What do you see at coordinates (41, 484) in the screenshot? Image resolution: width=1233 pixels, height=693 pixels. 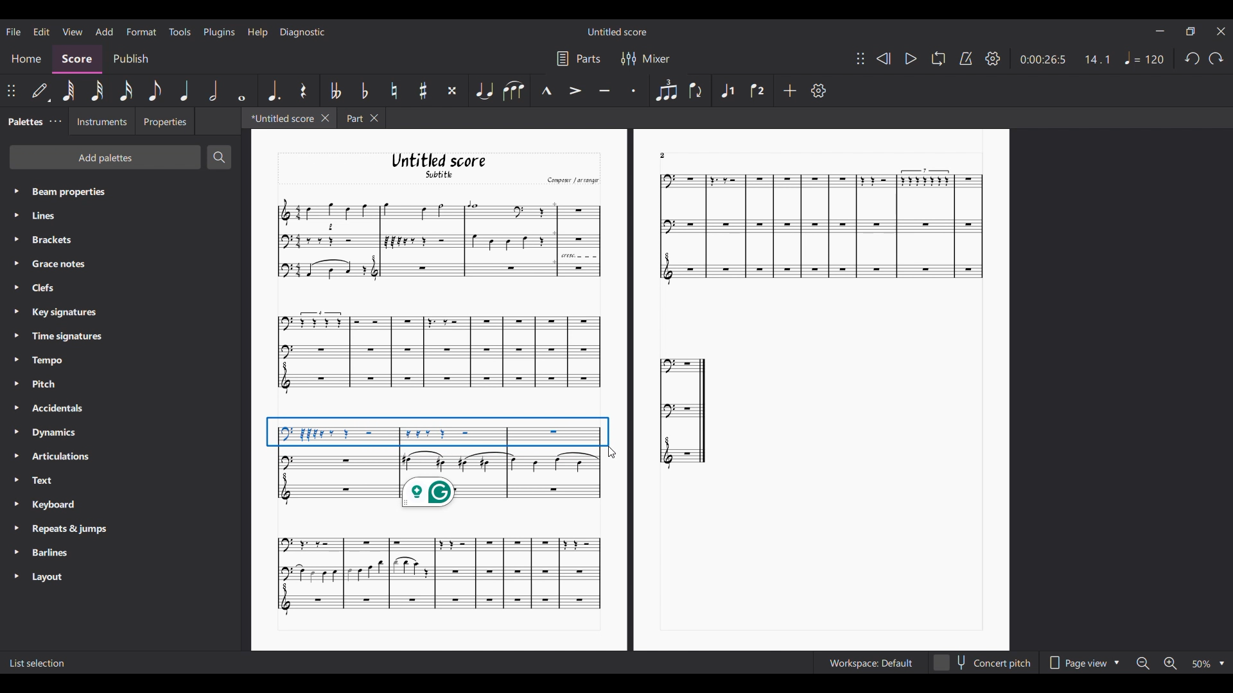 I see `> Text` at bounding box center [41, 484].